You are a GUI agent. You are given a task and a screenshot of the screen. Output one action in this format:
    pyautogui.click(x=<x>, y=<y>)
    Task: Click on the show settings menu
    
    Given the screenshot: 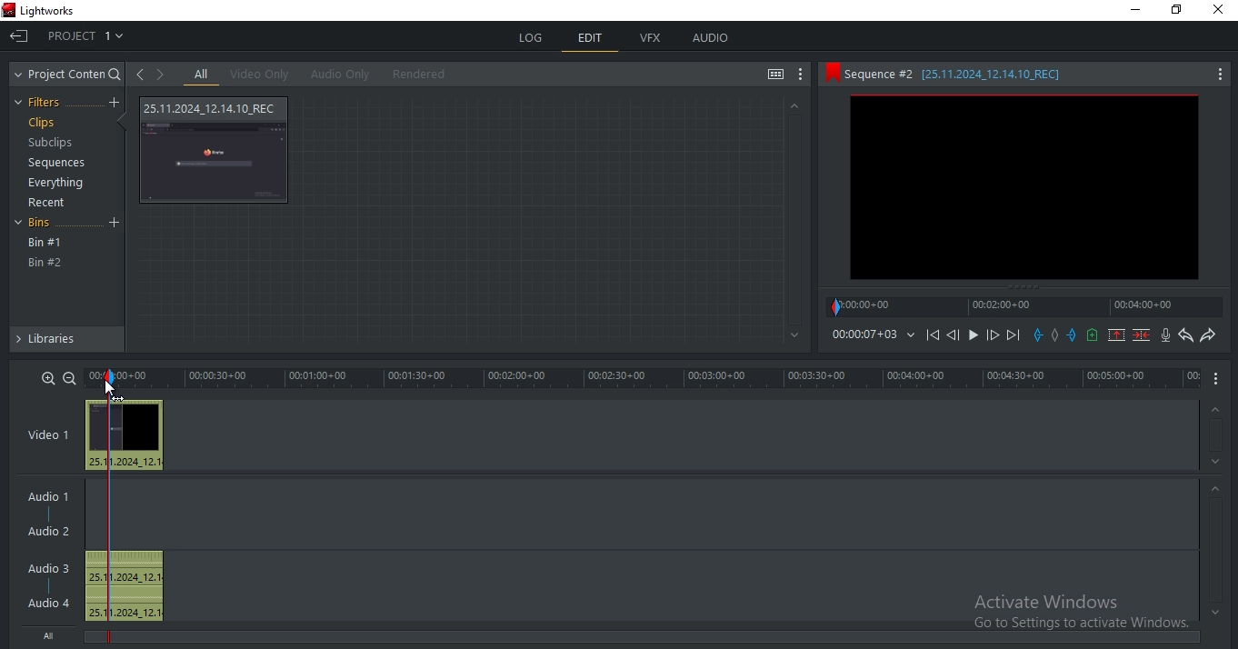 What is the action you would take?
    pyautogui.click(x=802, y=76)
    